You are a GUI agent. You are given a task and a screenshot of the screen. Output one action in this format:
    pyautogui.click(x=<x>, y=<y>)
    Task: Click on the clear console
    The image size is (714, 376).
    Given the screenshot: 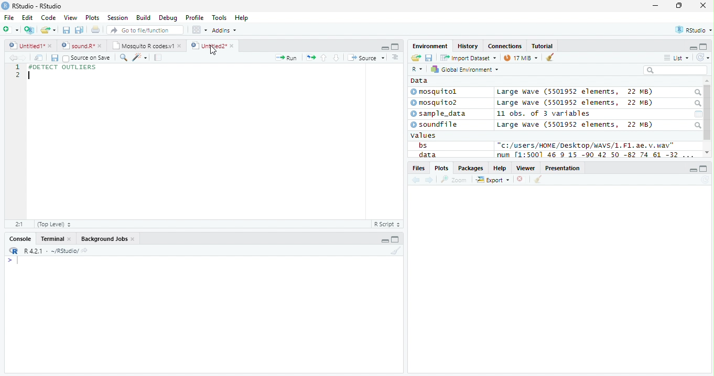 What is the action you would take?
    pyautogui.click(x=550, y=57)
    